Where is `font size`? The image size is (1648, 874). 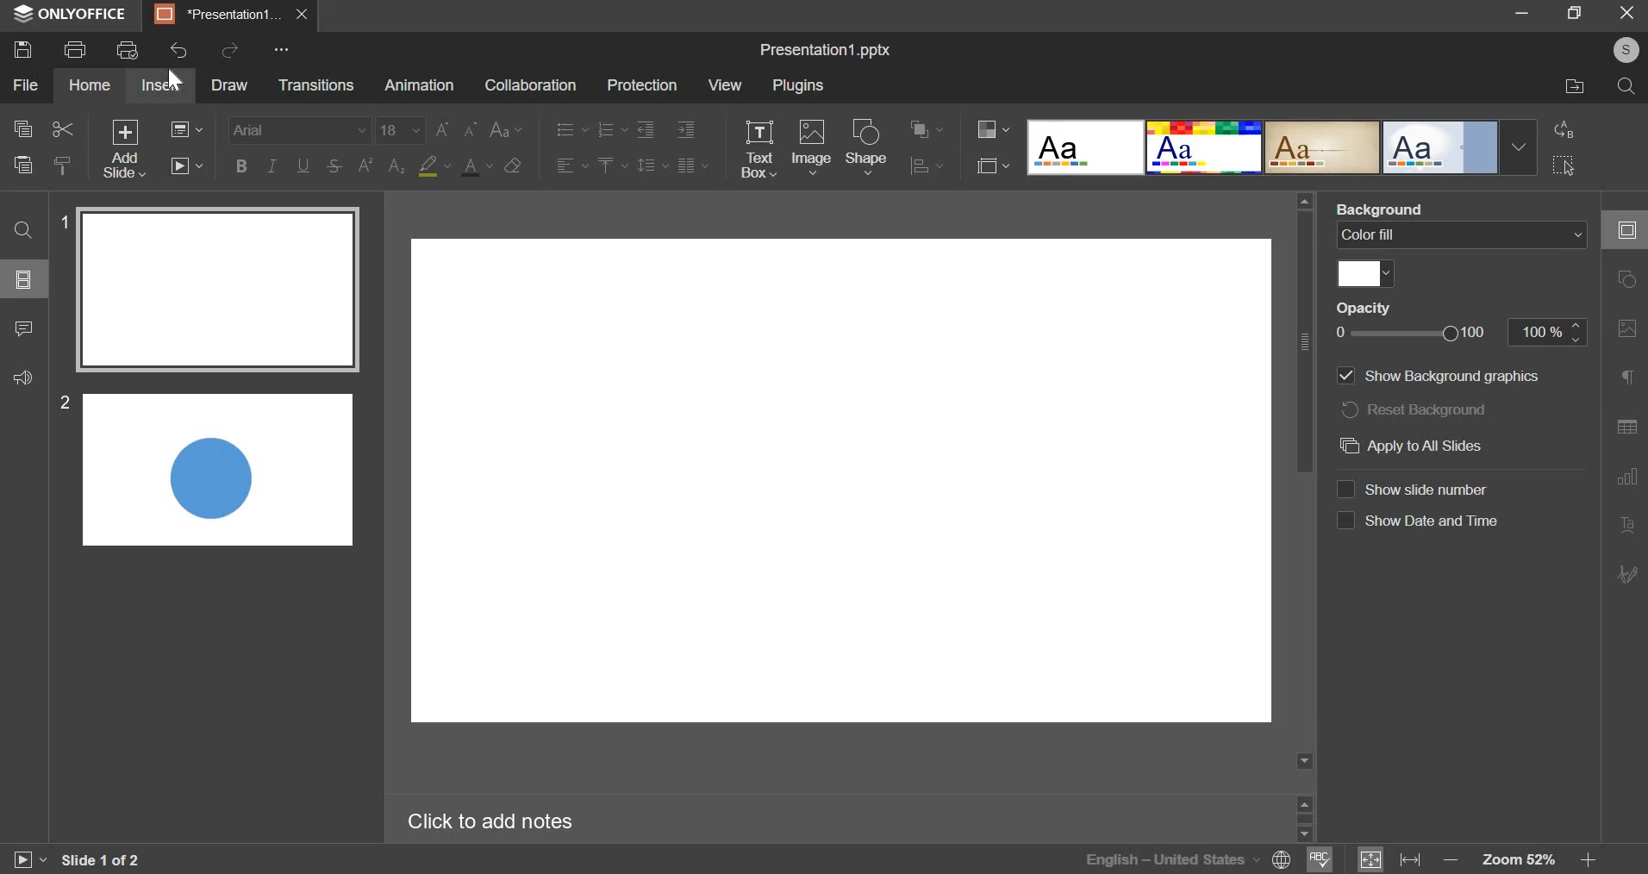 font size is located at coordinates (401, 130).